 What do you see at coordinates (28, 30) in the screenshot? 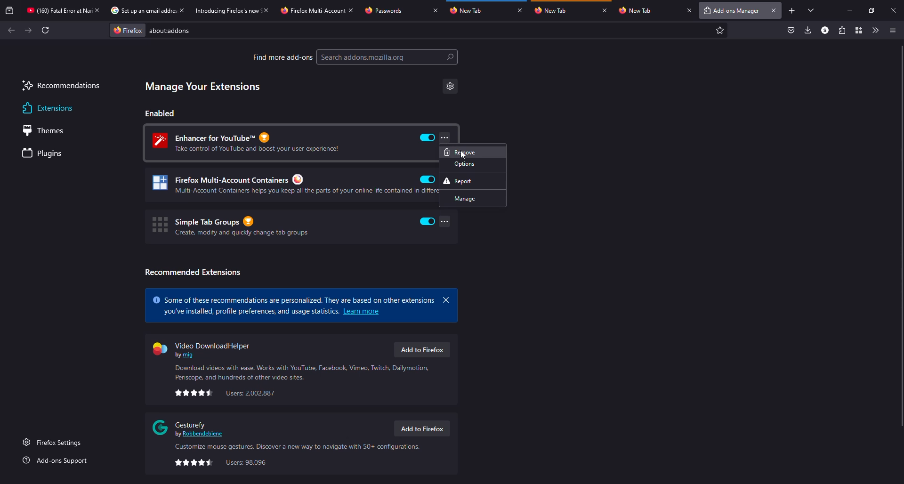
I see `forward` at bounding box center [28, 30].